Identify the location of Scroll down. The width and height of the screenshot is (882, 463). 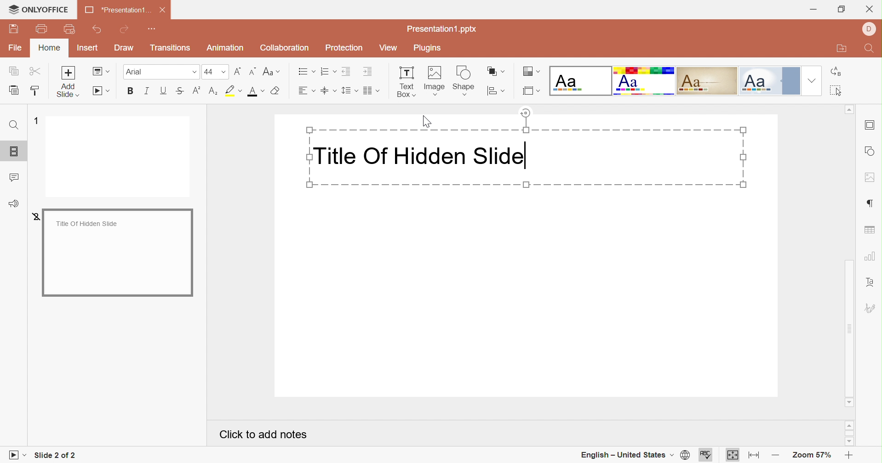
(848, 403).